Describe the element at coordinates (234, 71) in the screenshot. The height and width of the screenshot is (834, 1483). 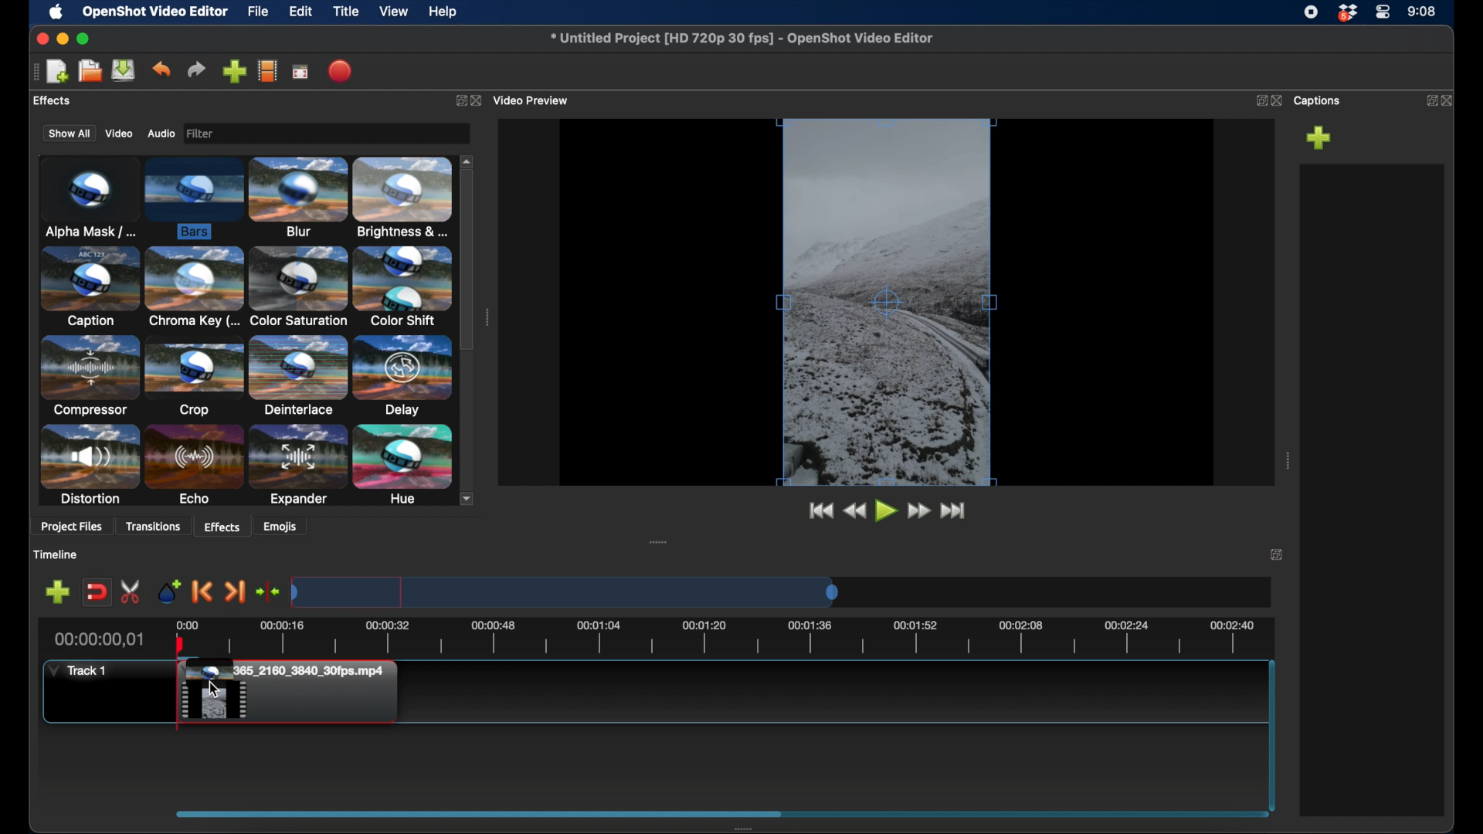
I see `import files` at that location.